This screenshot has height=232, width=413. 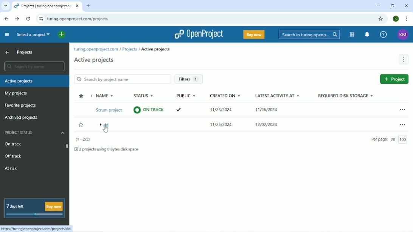 What do you see at coordinates (391, 139) in the screenshot?
I see `Per page` at bounding box center [391, 139].